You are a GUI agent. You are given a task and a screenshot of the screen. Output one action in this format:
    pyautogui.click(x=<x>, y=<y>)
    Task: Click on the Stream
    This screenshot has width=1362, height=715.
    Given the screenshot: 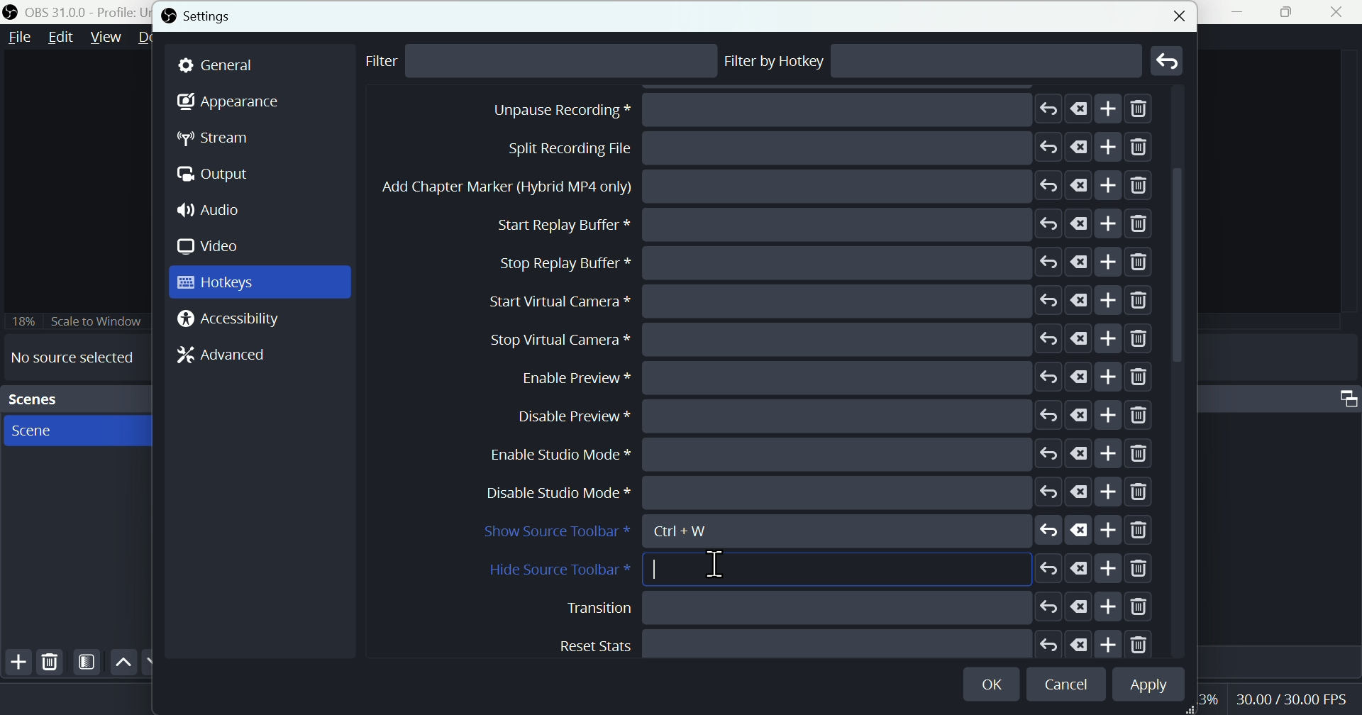 What is the action you would take?
    pyautogui.click(x=225, y=138)
    